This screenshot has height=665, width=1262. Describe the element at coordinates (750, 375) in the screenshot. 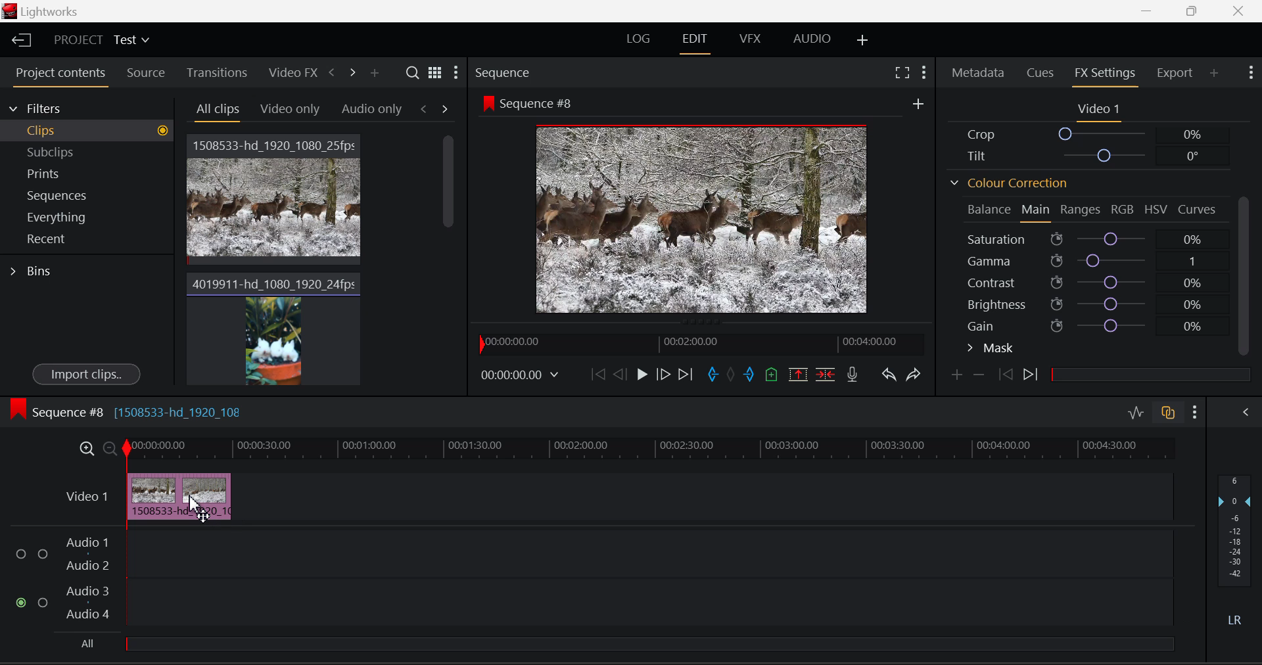

I see `Cut Out` at that location.